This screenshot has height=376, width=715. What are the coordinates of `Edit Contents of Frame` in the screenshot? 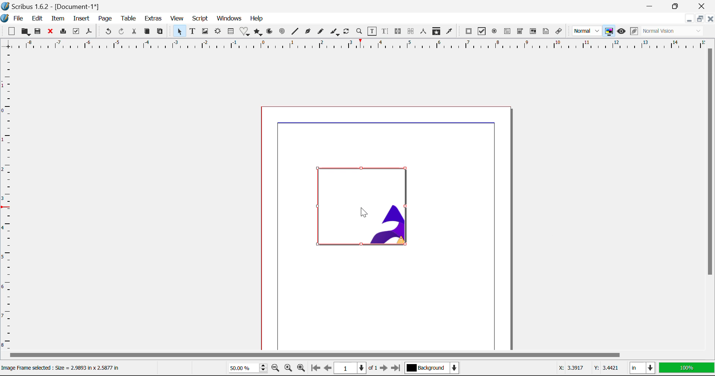 It's located at (373, 31).